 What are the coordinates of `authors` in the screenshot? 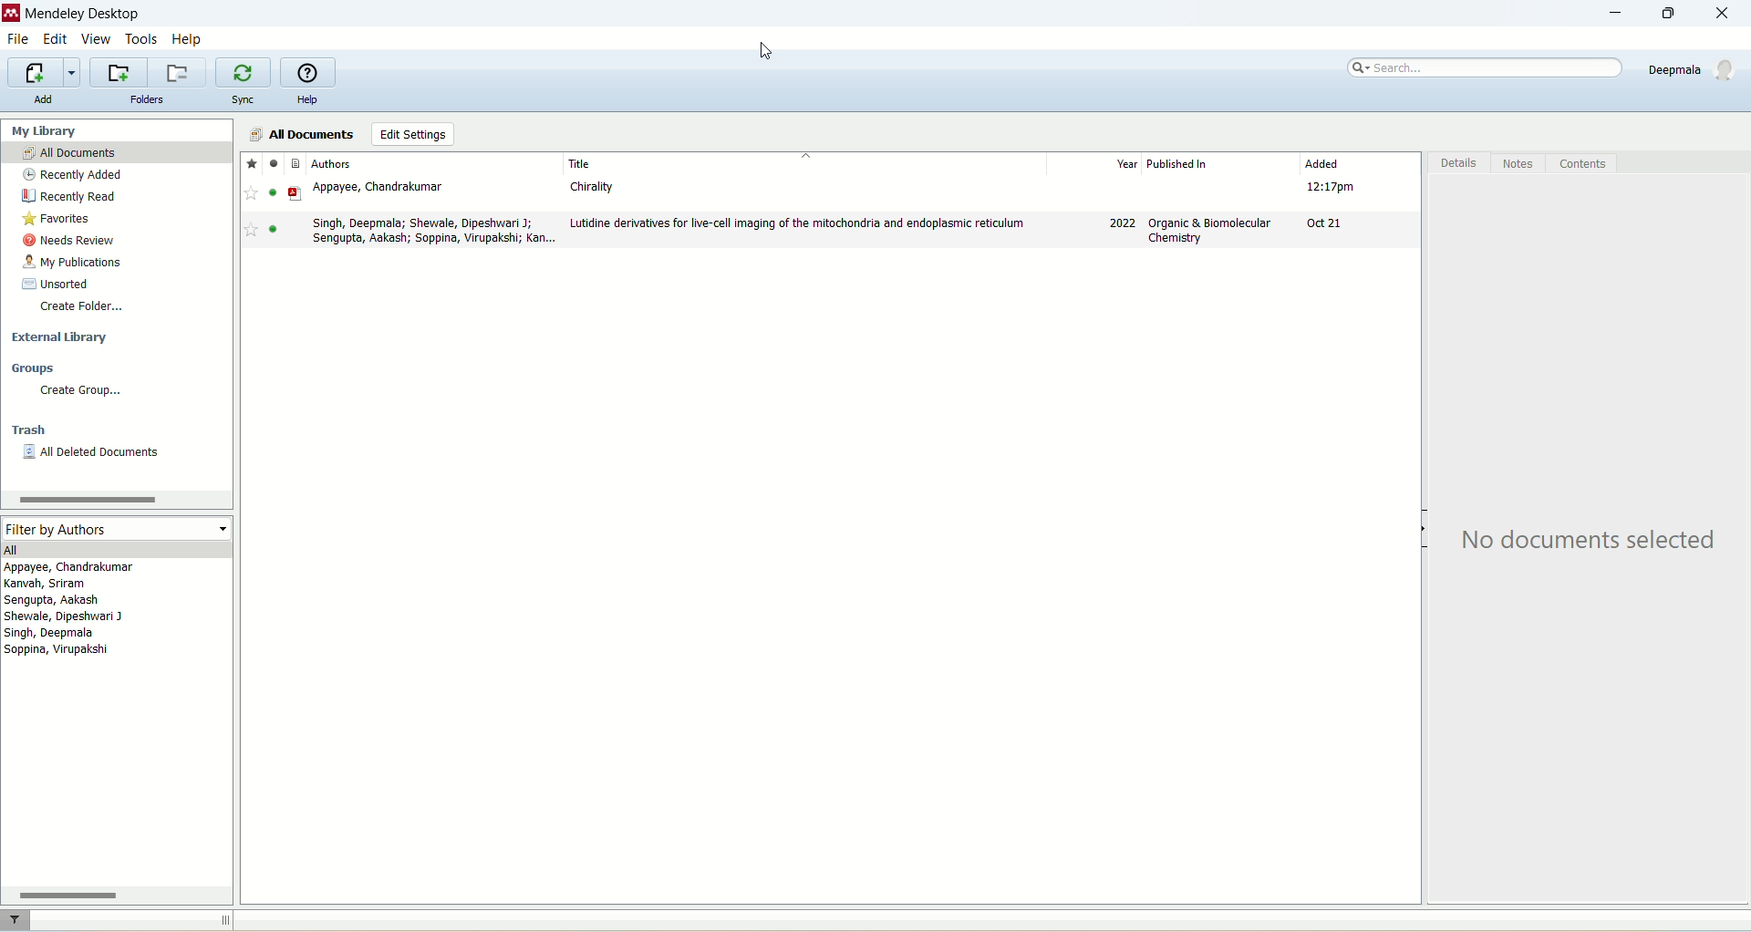 It's located at (416, 161).